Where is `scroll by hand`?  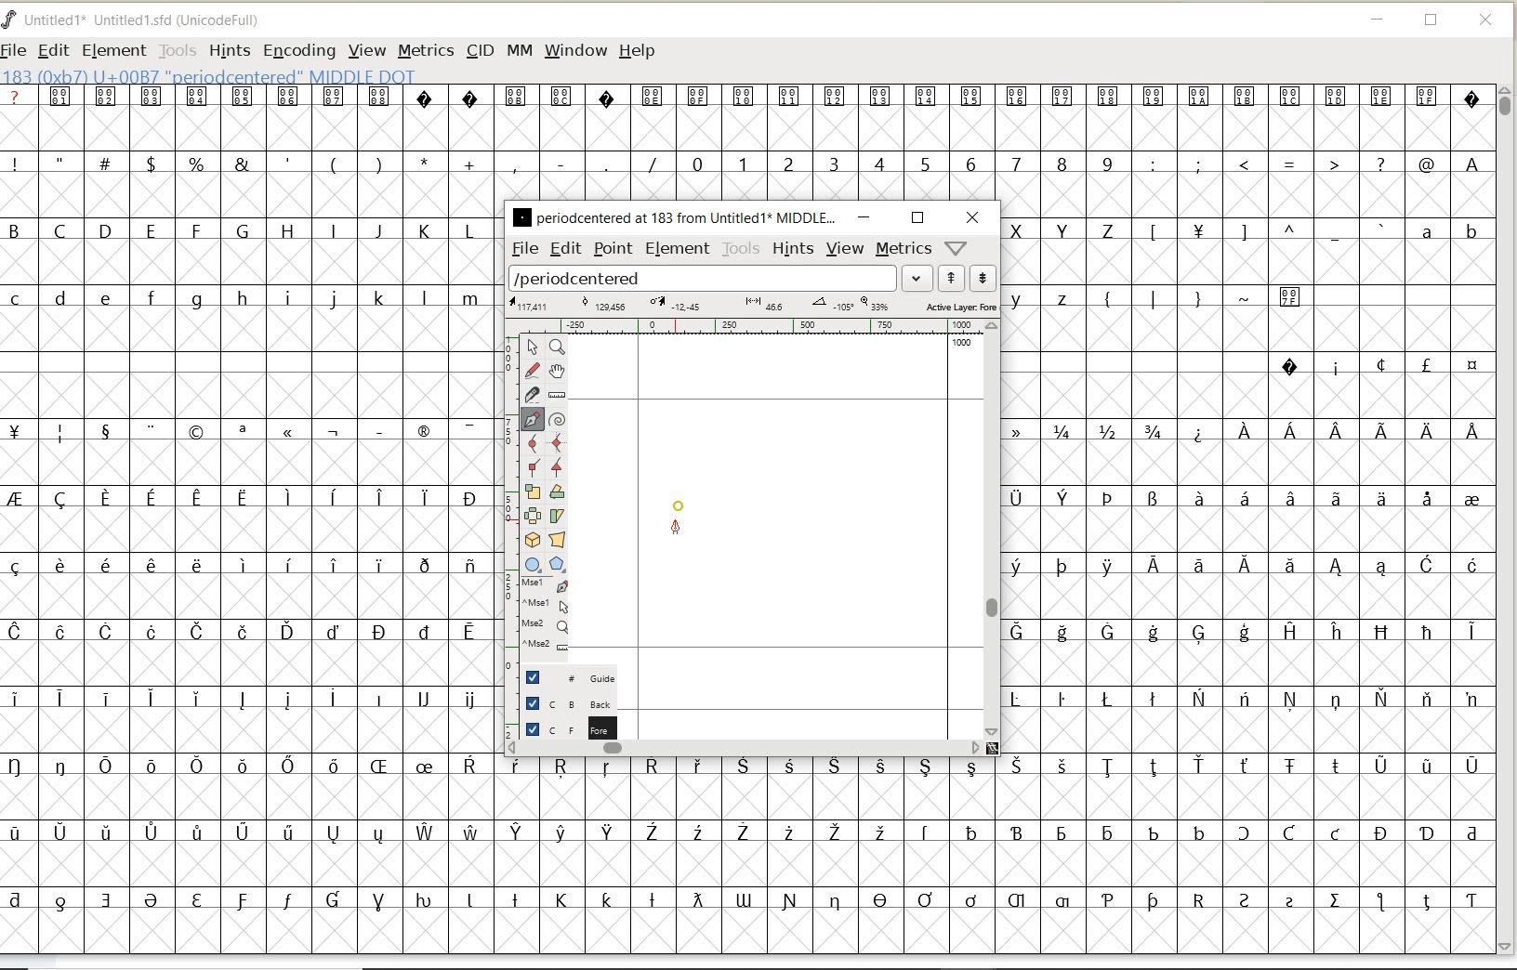
scroll by hand is located at coordinates (556, 371).